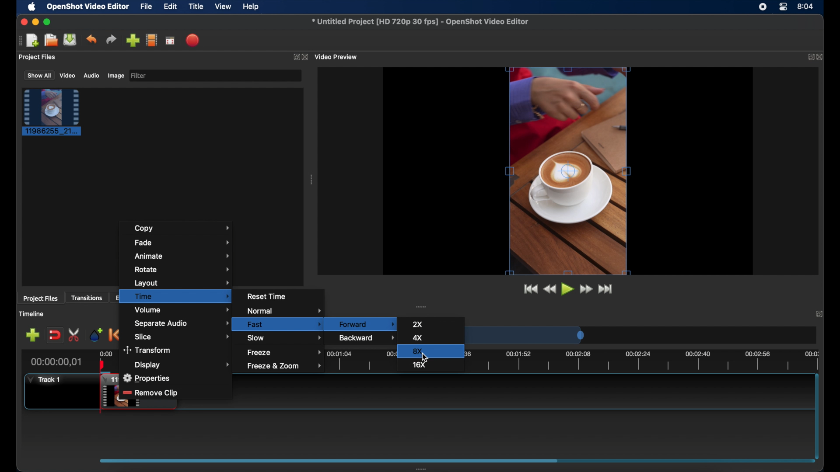  What do you see at coordinates (286, 311) in the screenshot?
I see `normal menu` at bounding box center [286, 311].